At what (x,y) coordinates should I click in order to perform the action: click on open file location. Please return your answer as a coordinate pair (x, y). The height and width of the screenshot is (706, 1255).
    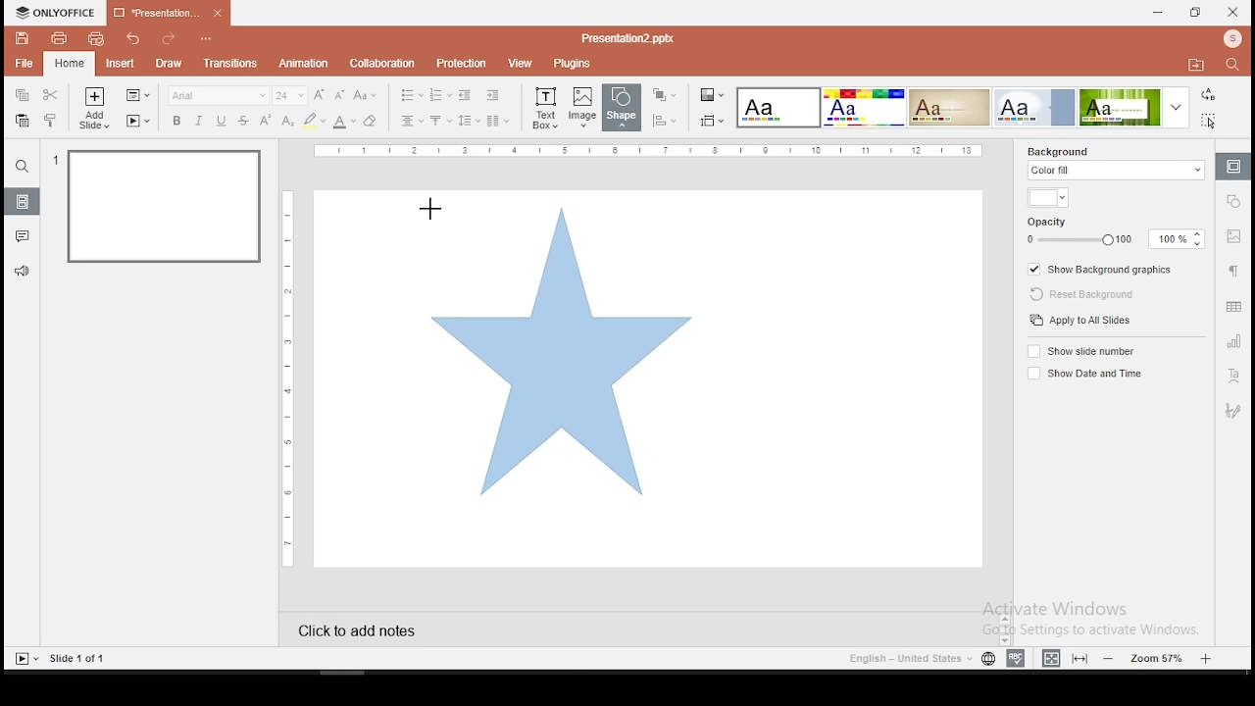
    Looking at the image, I should click on (1195, 66).